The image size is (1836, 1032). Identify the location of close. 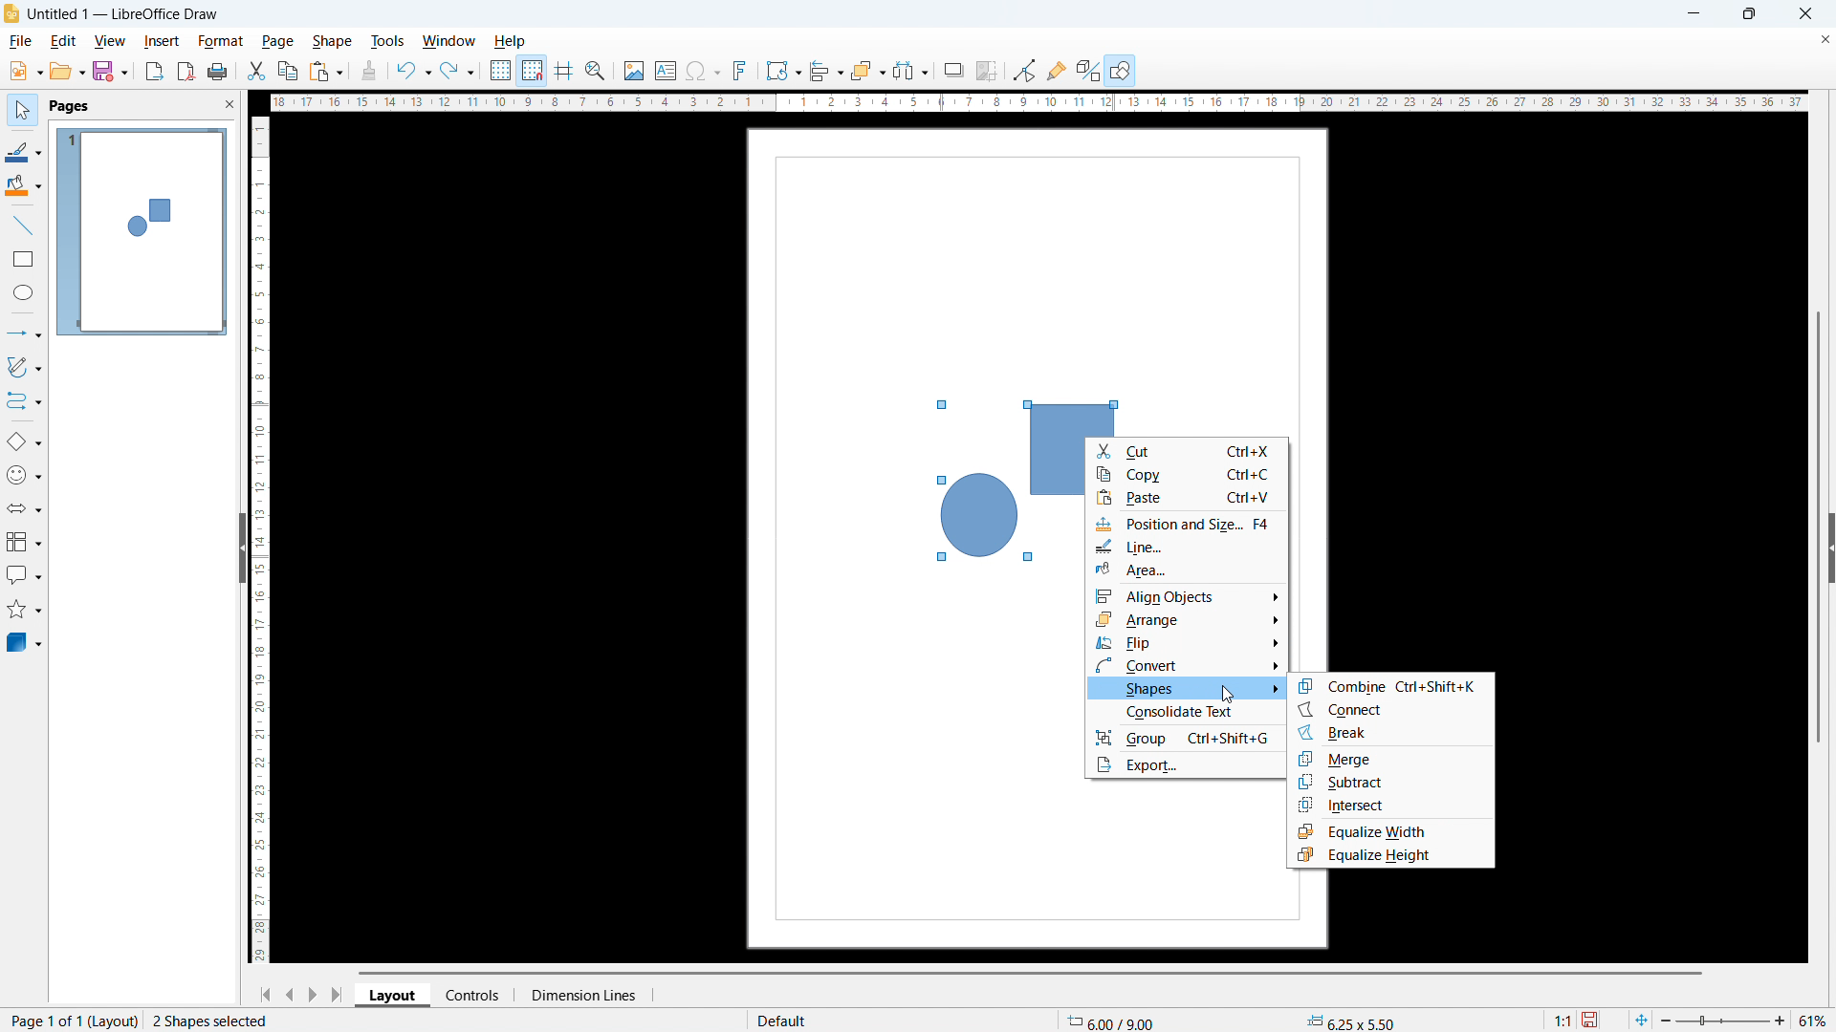
(1806, 13).